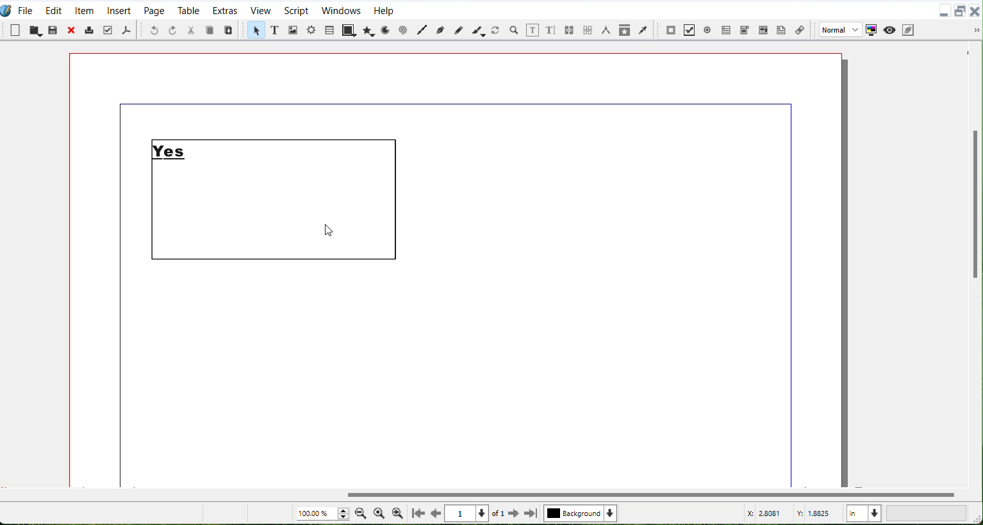  I want to click on Link Annotation, so click(800, 28).